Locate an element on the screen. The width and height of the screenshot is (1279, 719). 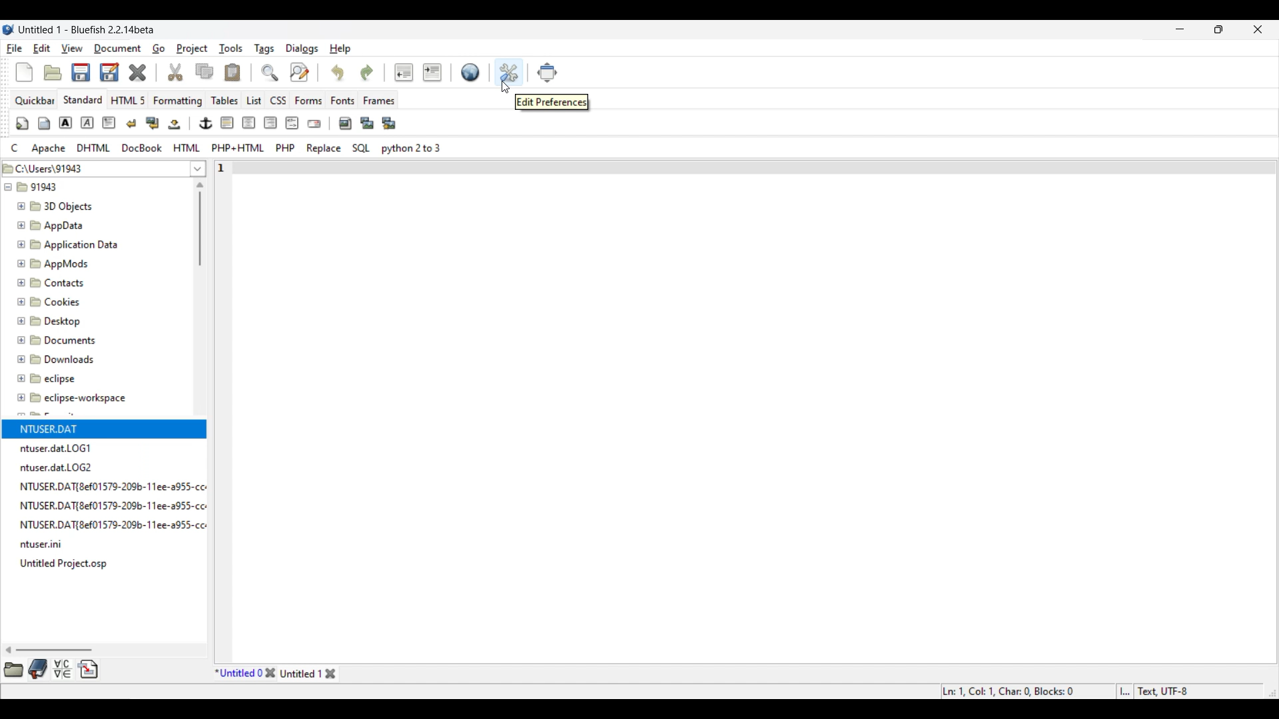
Help menu is located at coordinates (340, 49).